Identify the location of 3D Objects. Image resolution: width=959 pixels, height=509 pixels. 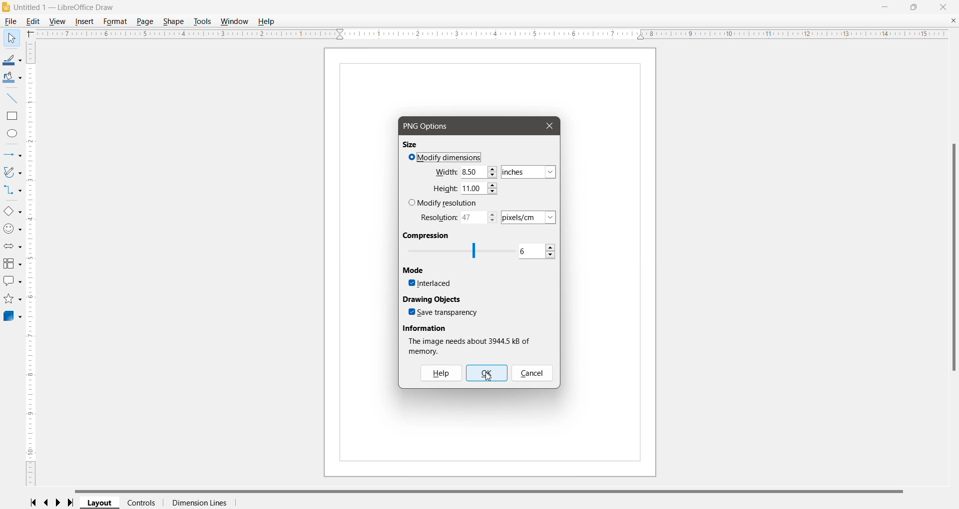
(12, 317).